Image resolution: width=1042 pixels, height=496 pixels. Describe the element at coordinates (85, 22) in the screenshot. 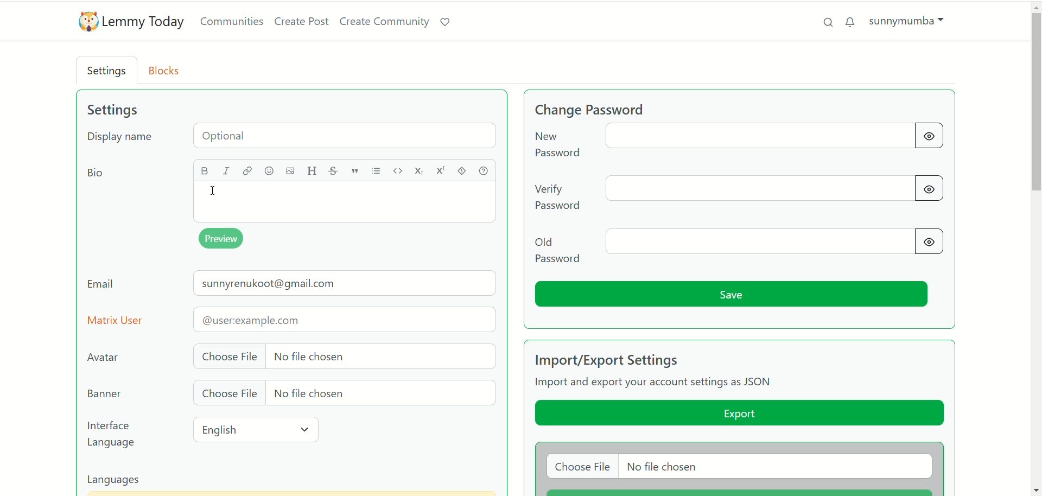

I see `logo` at that location.